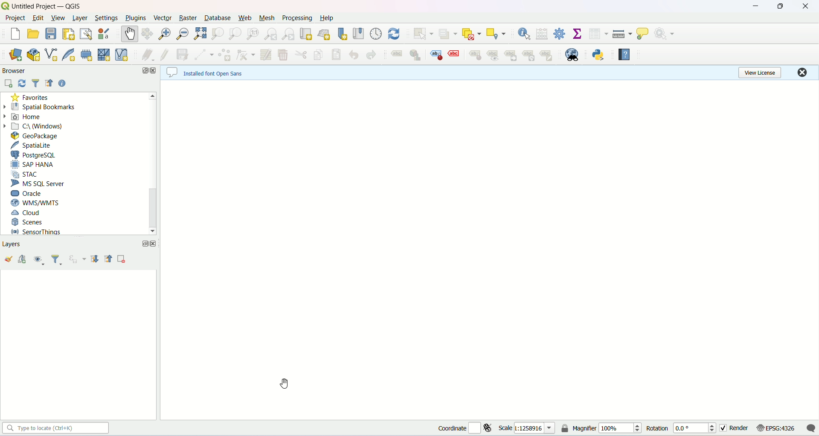  Describe the element at coordinates (415, 55) in the screenshot. I see `layer diagram options` at that location.